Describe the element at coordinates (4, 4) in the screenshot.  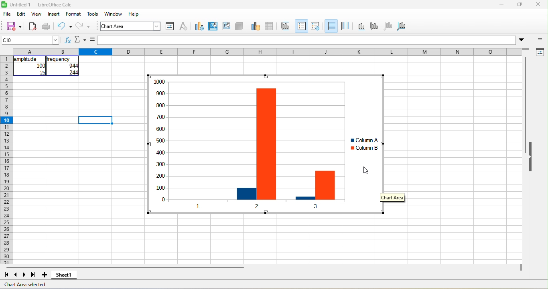
I see `Software logo` at that location.